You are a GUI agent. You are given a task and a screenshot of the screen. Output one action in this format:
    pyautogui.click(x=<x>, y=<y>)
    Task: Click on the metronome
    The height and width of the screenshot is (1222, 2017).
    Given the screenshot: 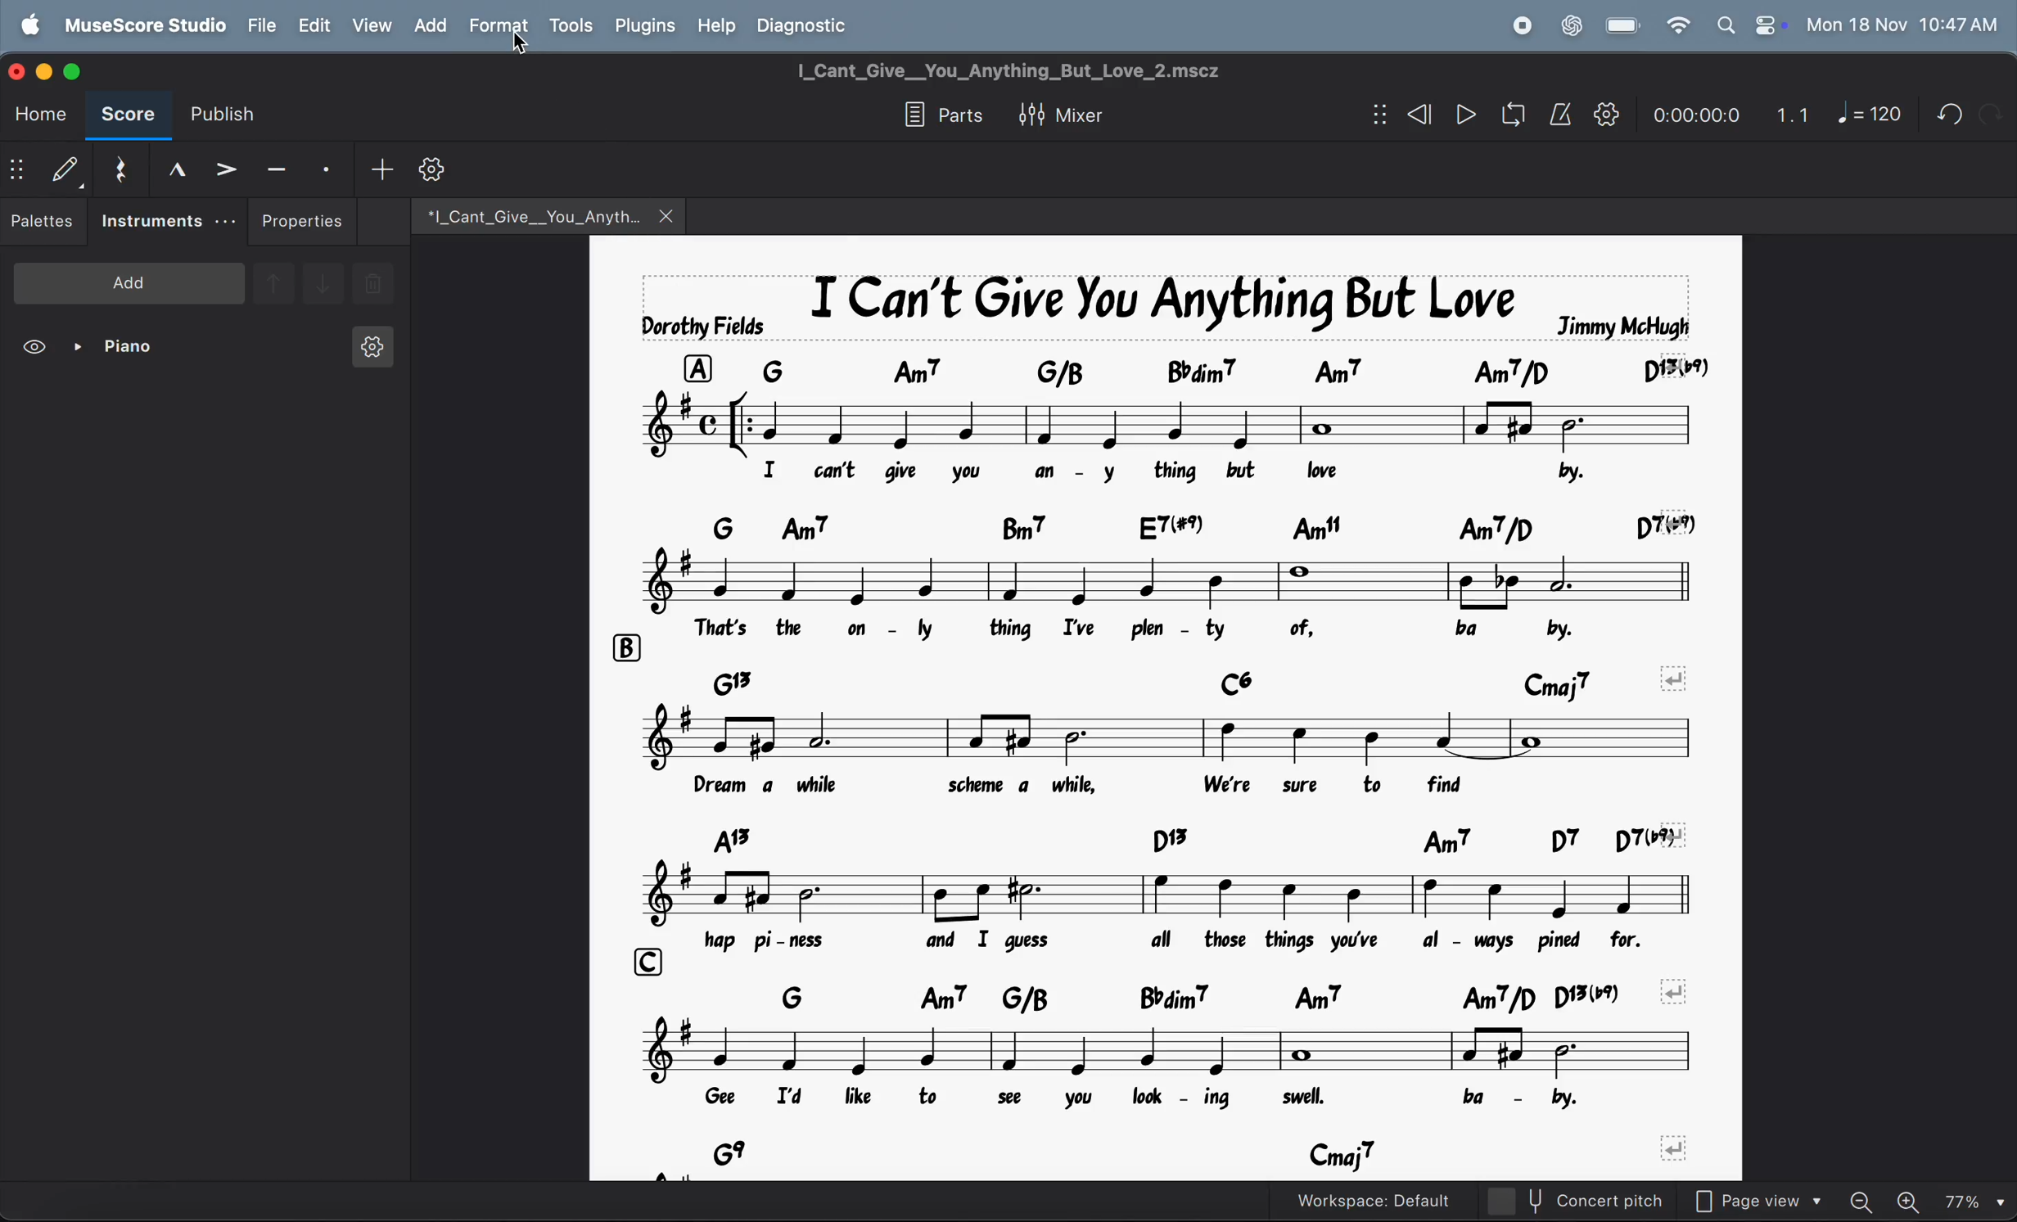 What is the action you would take?
    pyautogui.click(x=1561, y=115)
    